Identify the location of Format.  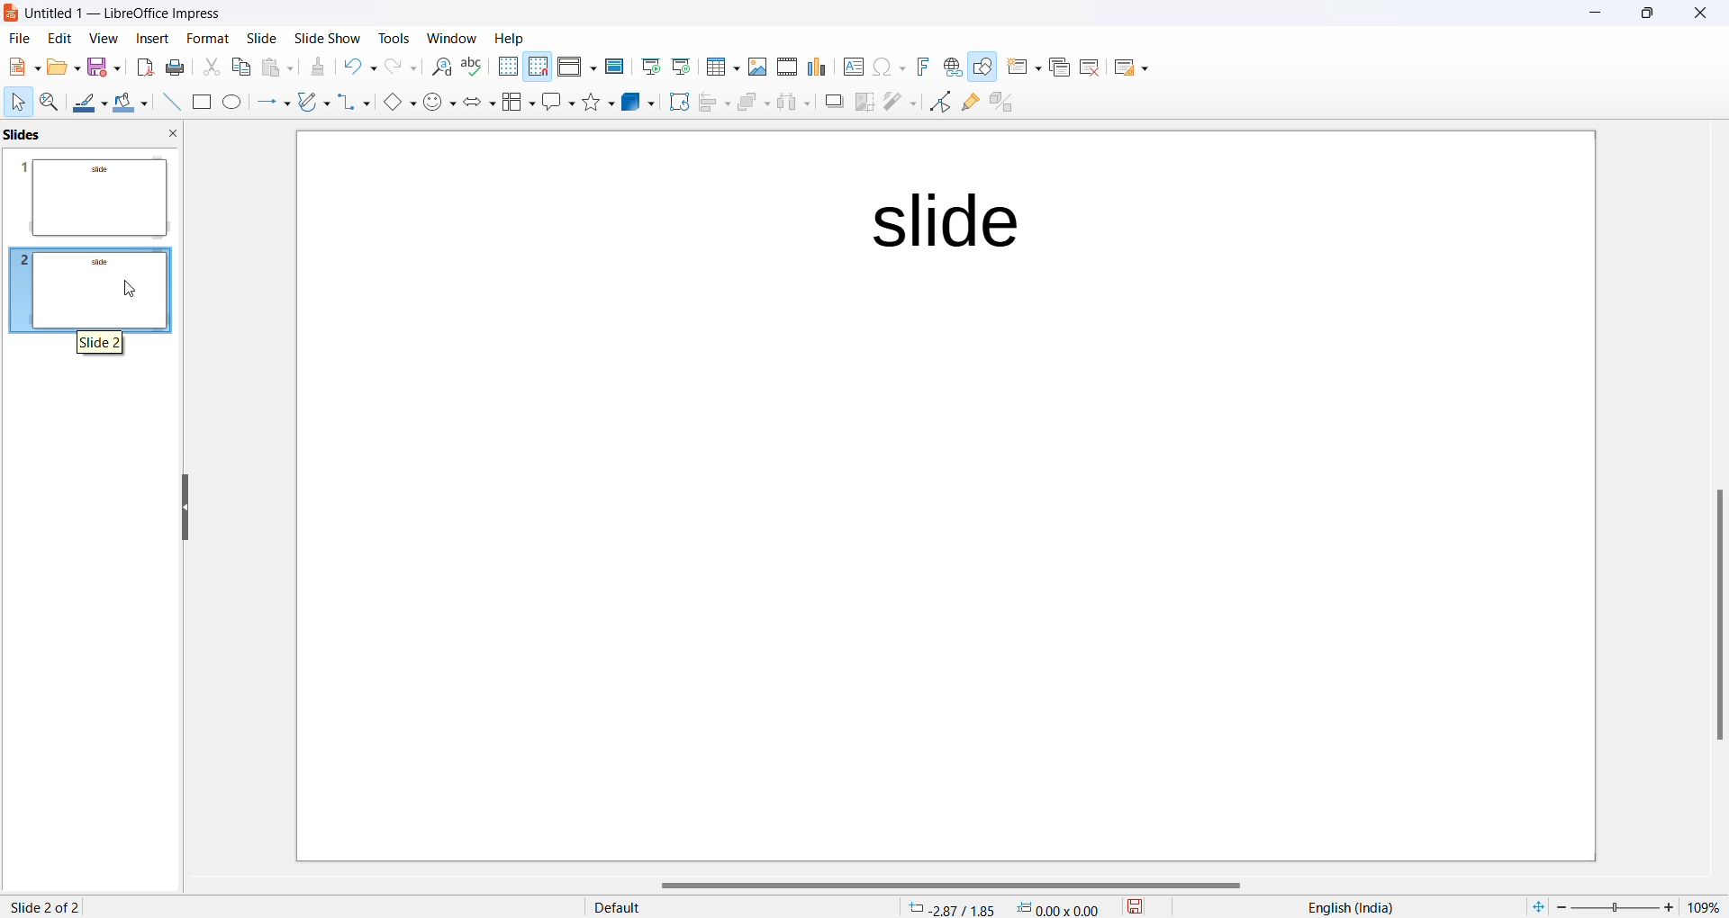
(203, 36).